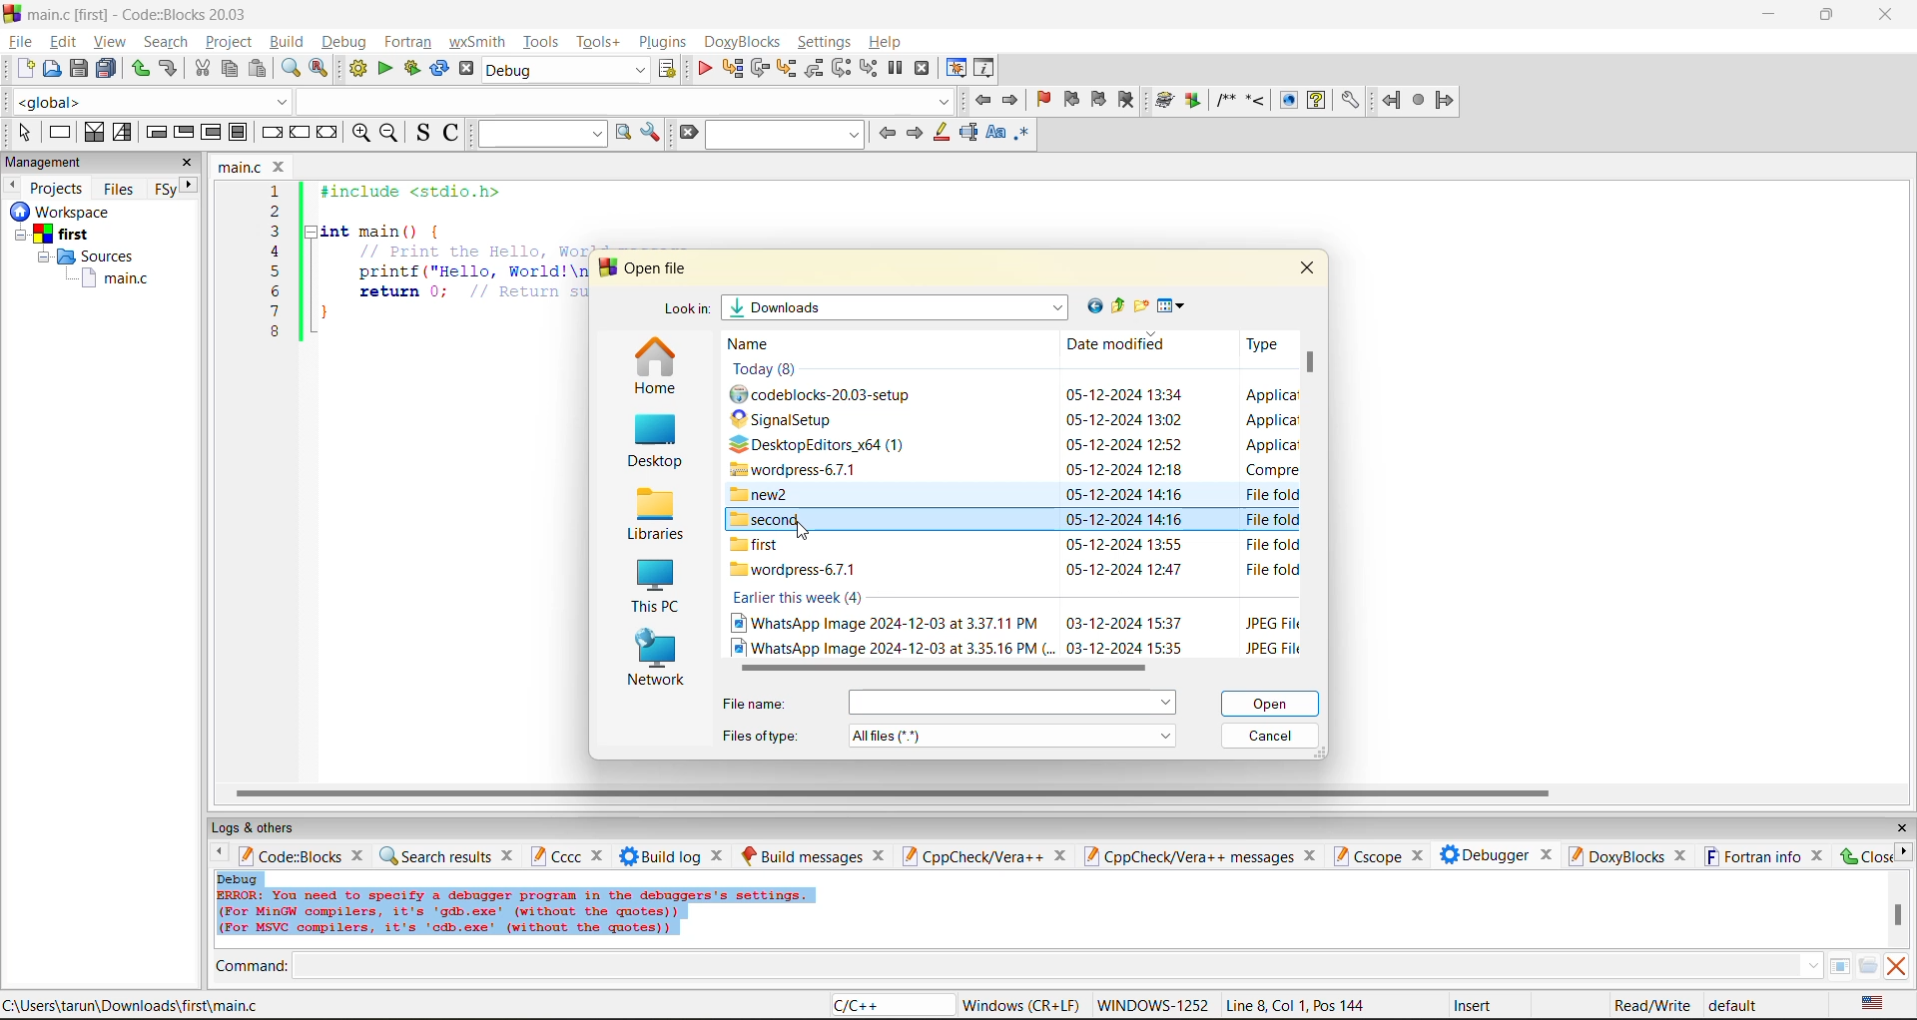  I want to click on match case, so click(994, 134).